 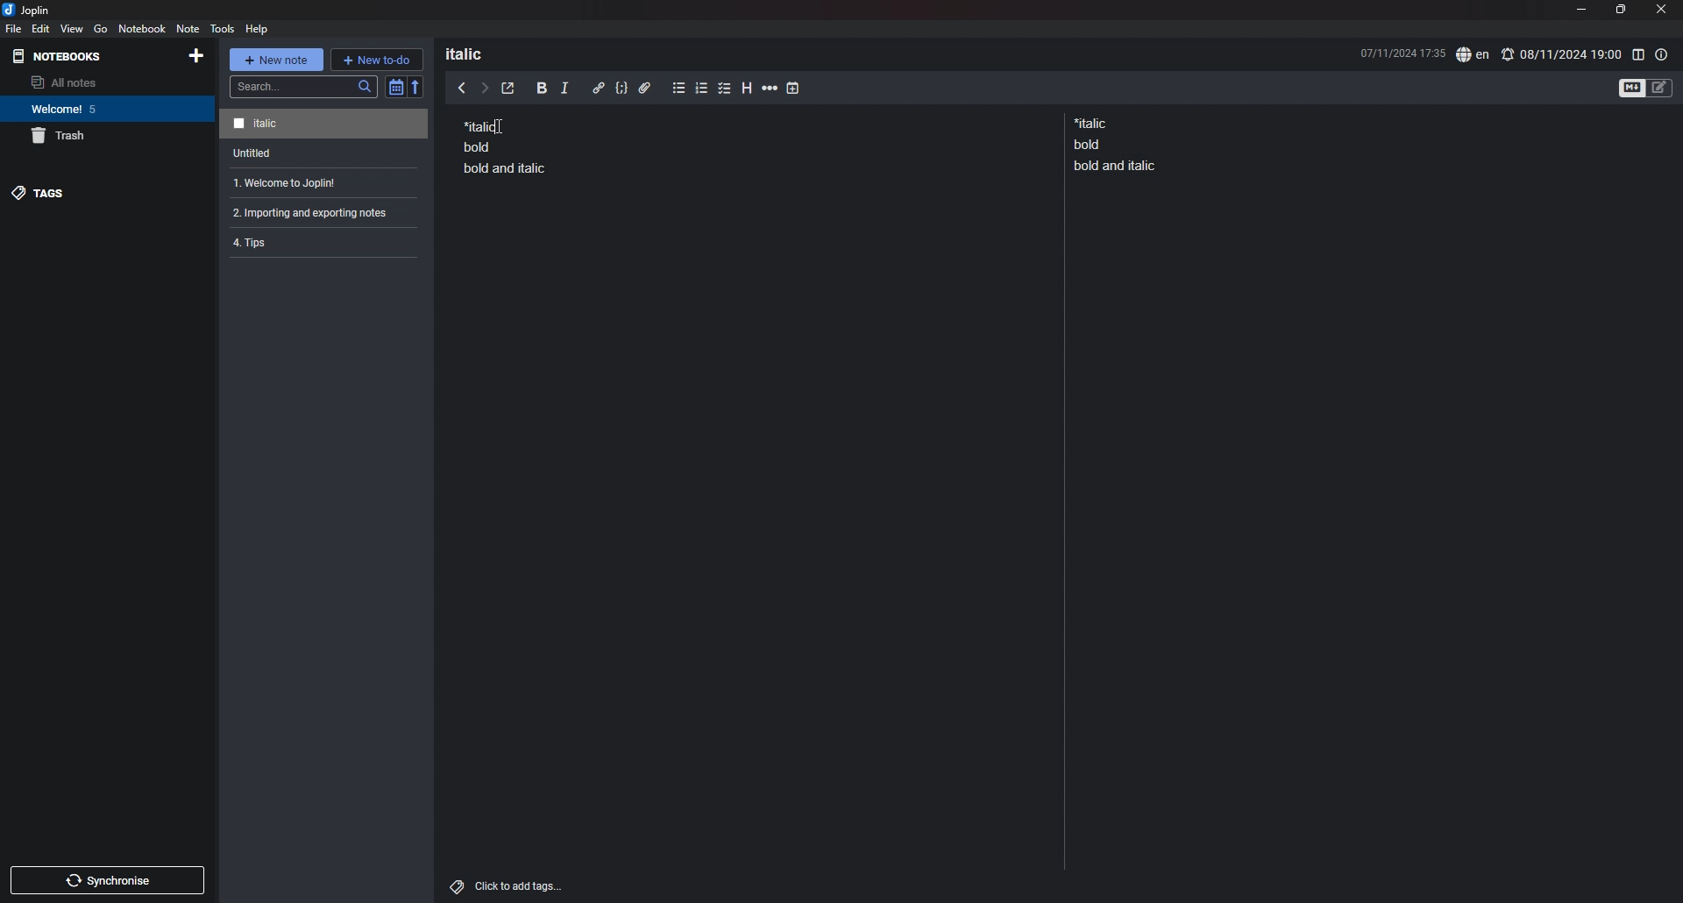 What do you see at coordinates (106, 193) in the screenshot?
I see `tags` at bounding box center [106, 193].